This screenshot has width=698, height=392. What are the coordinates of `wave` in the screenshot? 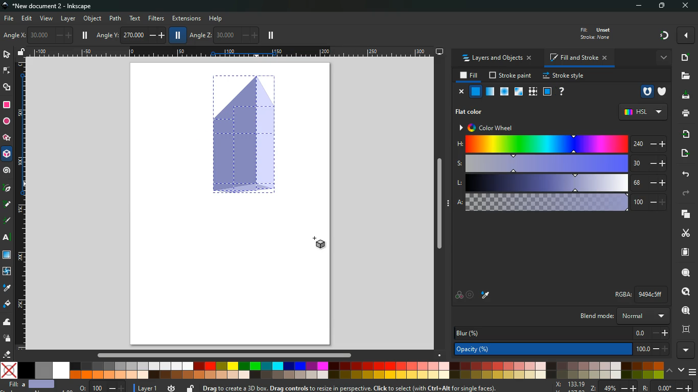 It's located at (7, 323).